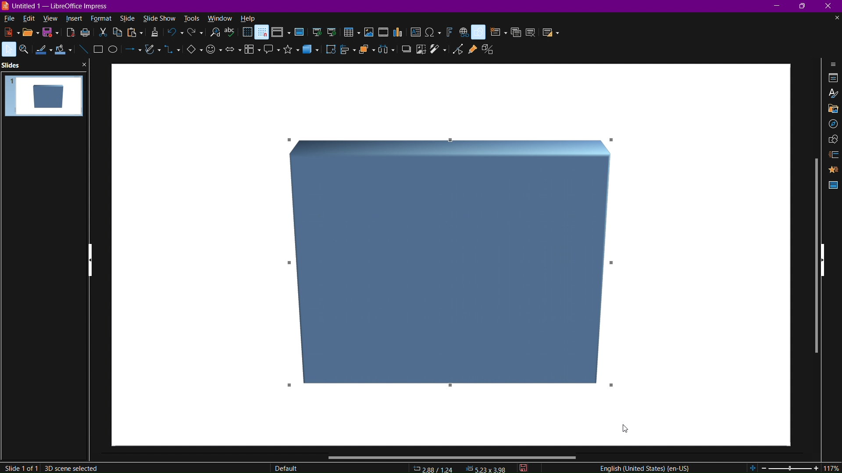 The image size is (842, 473). What do you see at coordinates (352, 33) in the screenshot?
I see `Insert Table` at bounding box center [352, 33].